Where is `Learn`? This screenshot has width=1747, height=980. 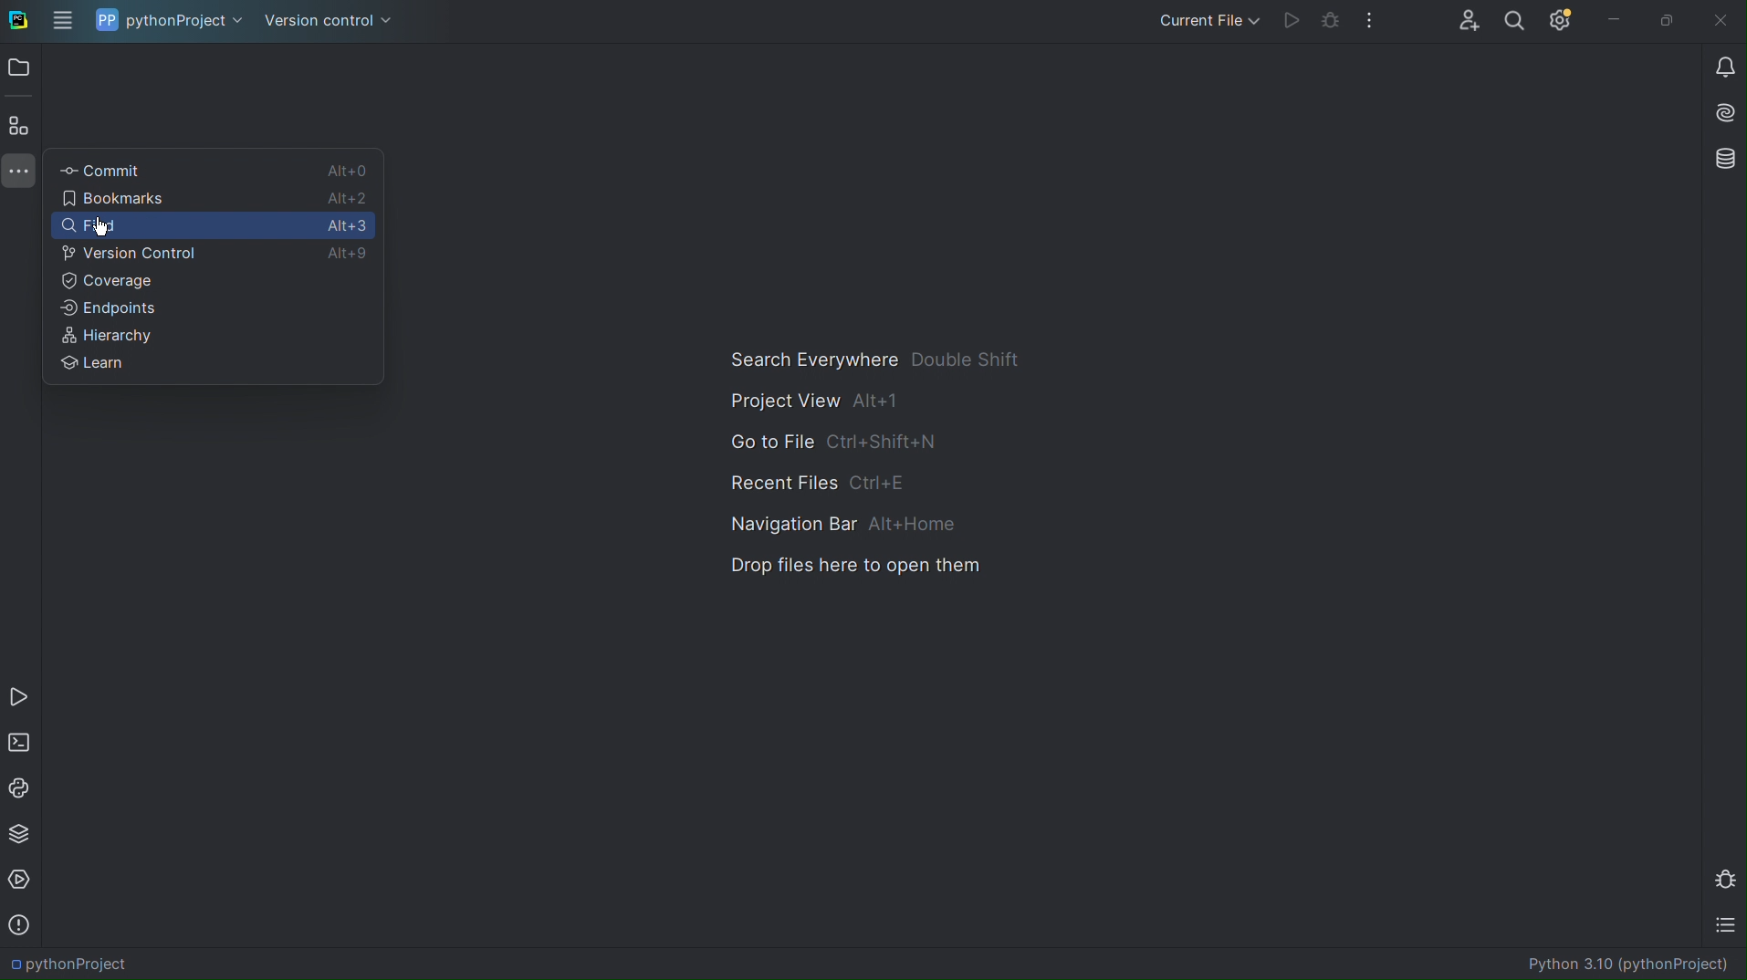
Learn is located at coordinates (94, 361).